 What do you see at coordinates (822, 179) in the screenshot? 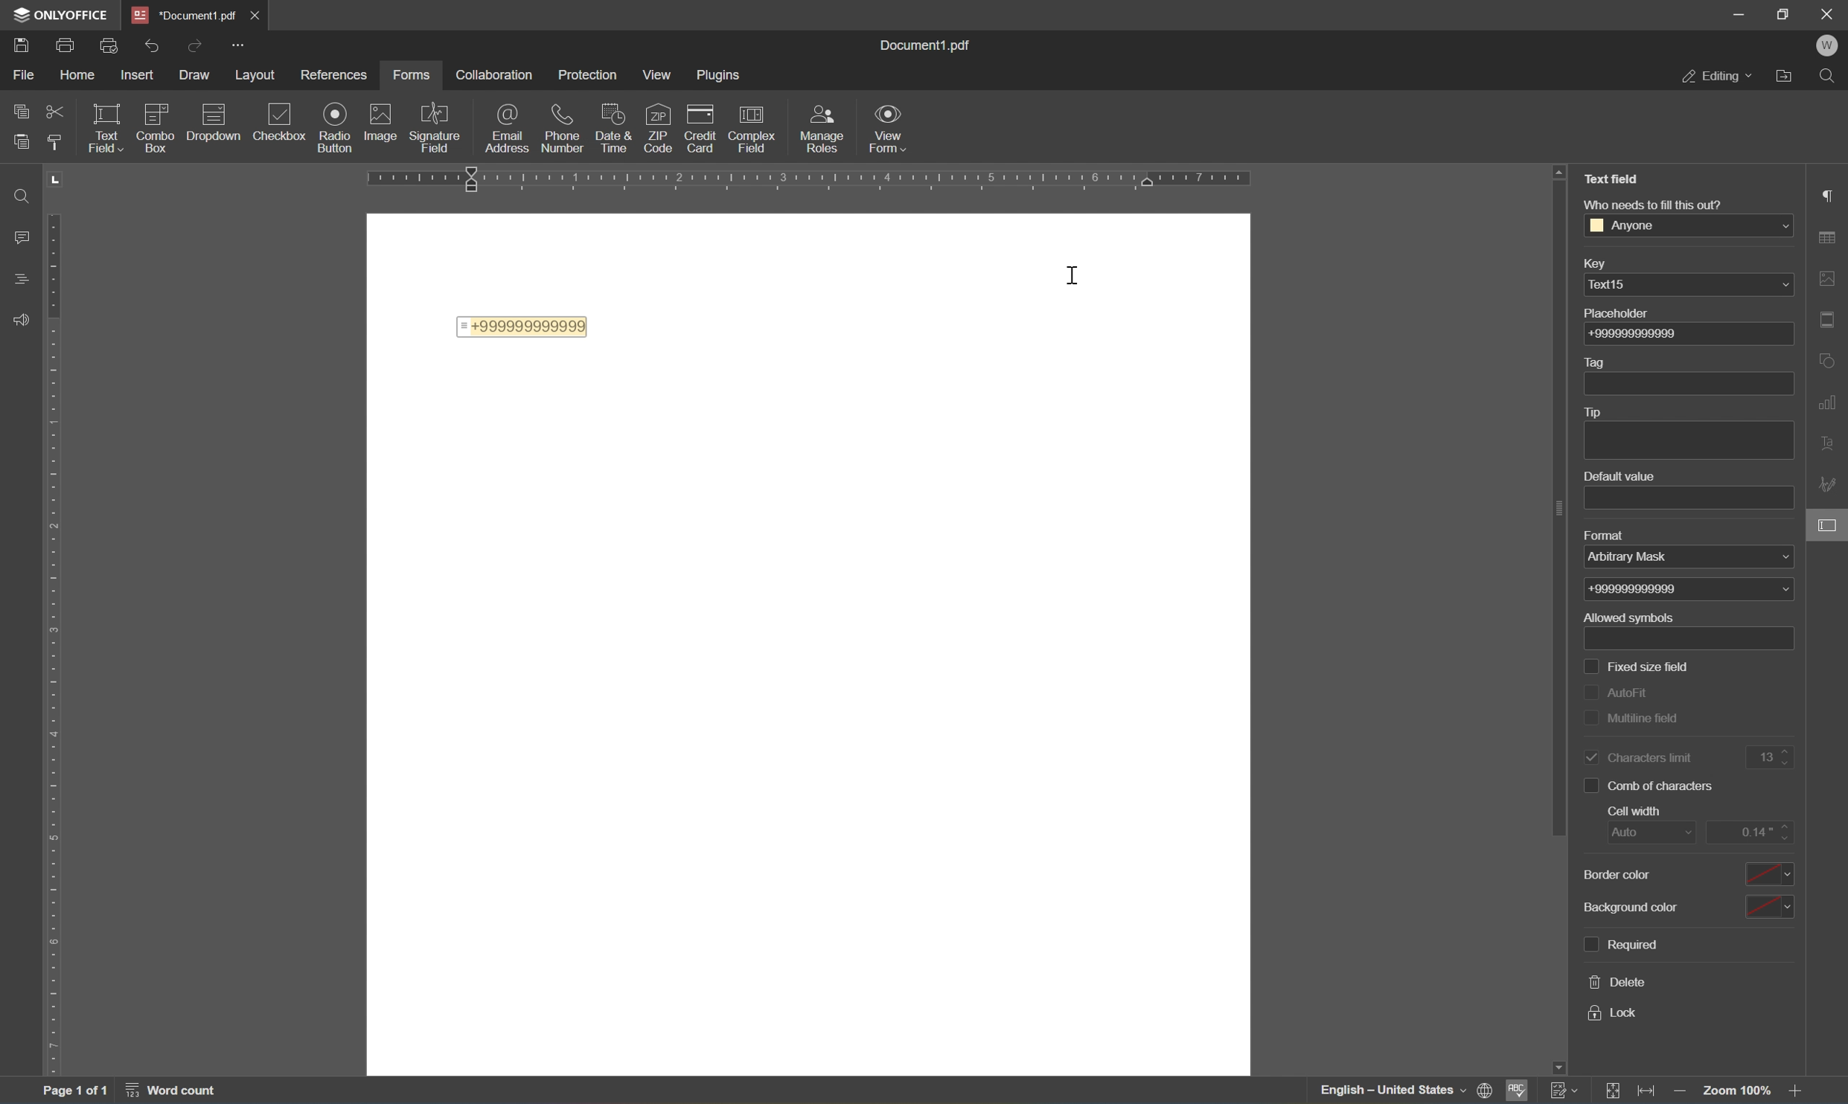
I see `ruler` at bounding box center [822, 179].